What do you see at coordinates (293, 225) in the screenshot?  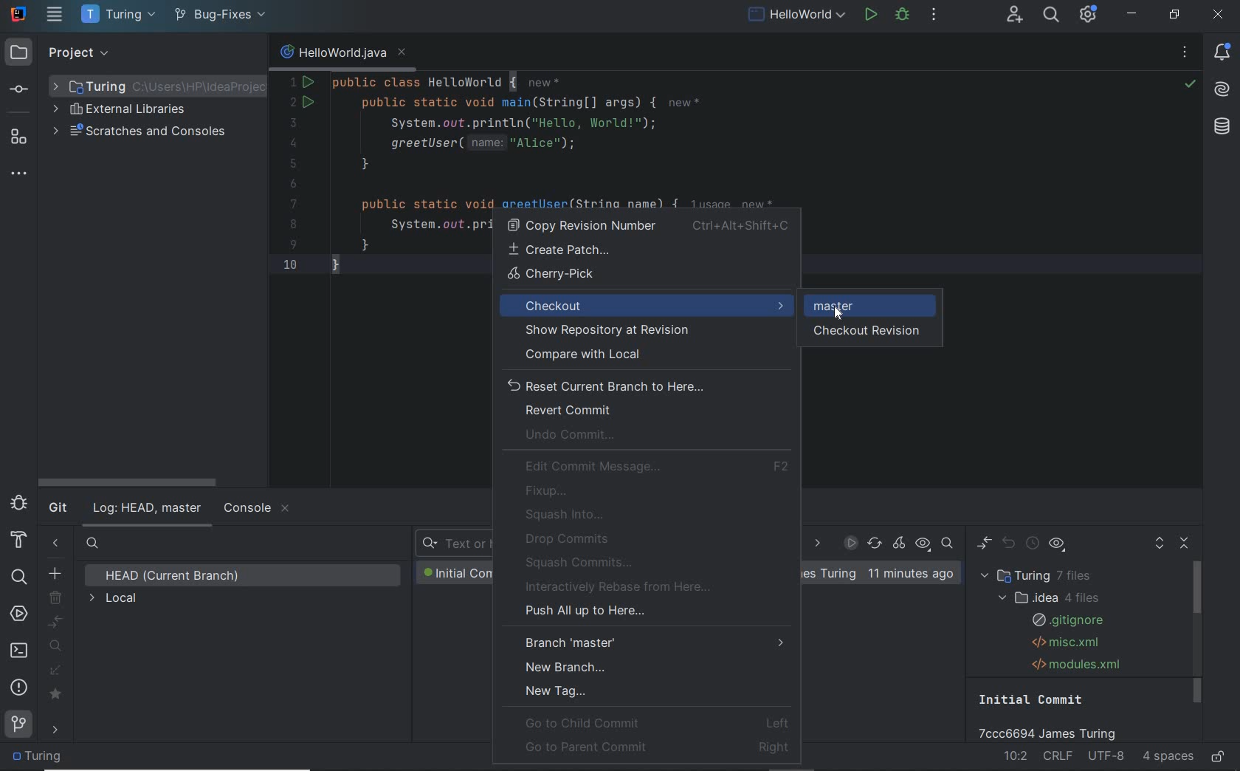 I see `8` at bounding box center [293, 225].